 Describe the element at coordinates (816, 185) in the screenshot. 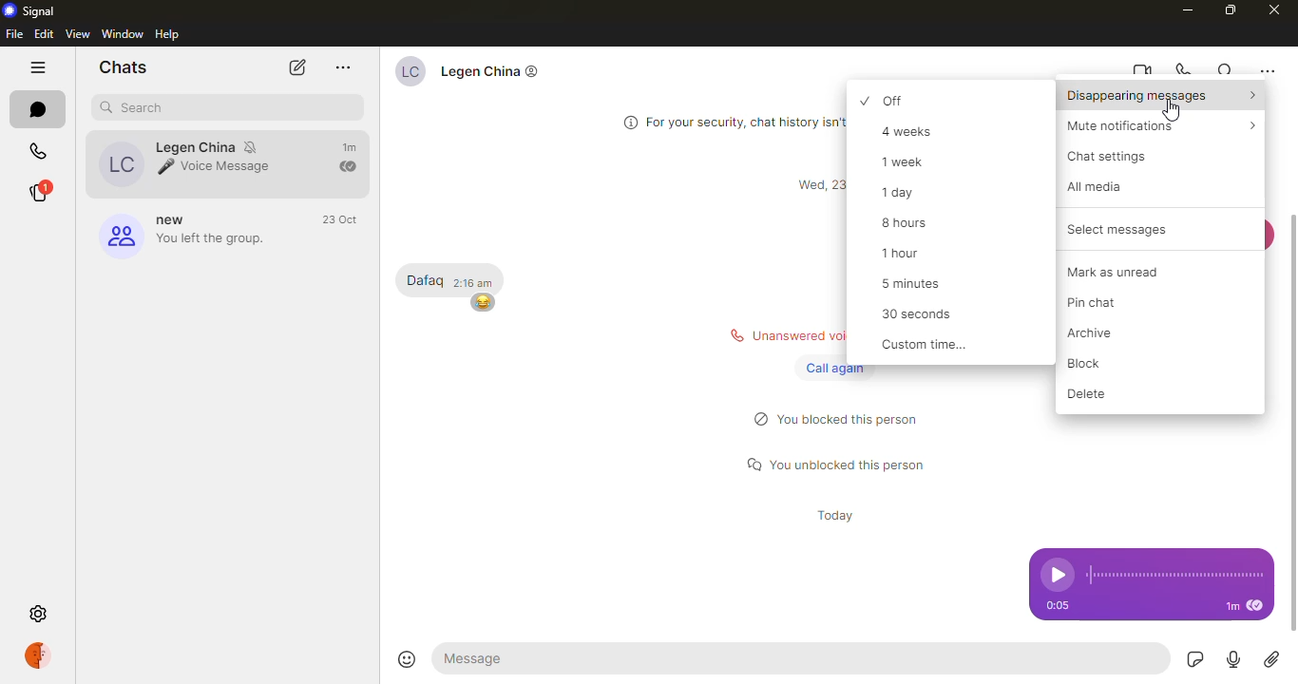

I see `time` at that location.